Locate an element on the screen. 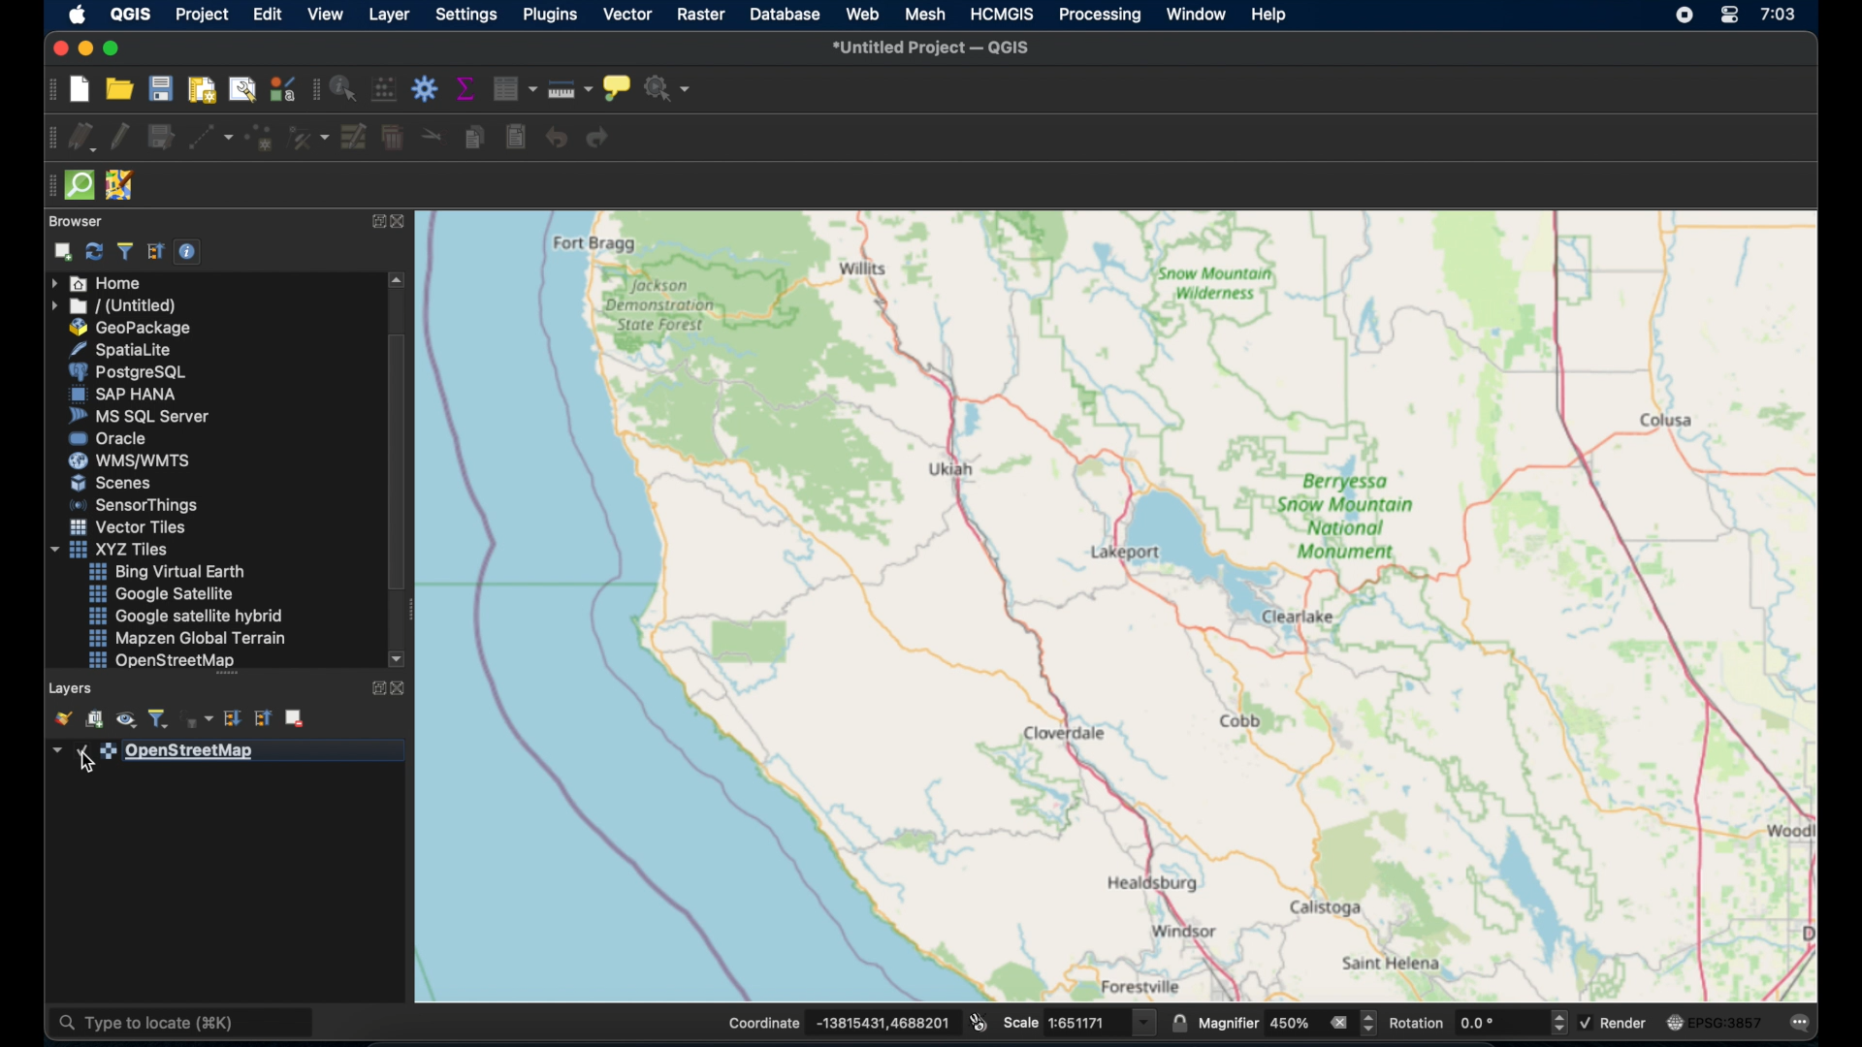  open project is located at coordinates (121, 88).